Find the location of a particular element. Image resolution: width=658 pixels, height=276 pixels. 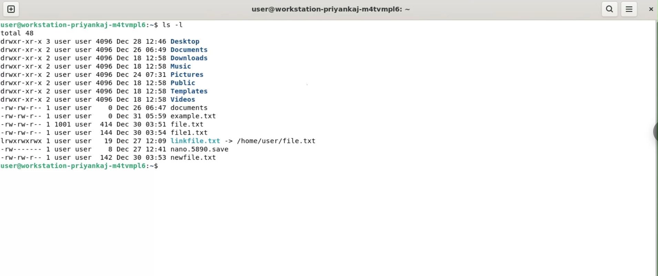

menu is located at coordinates (629, 9).